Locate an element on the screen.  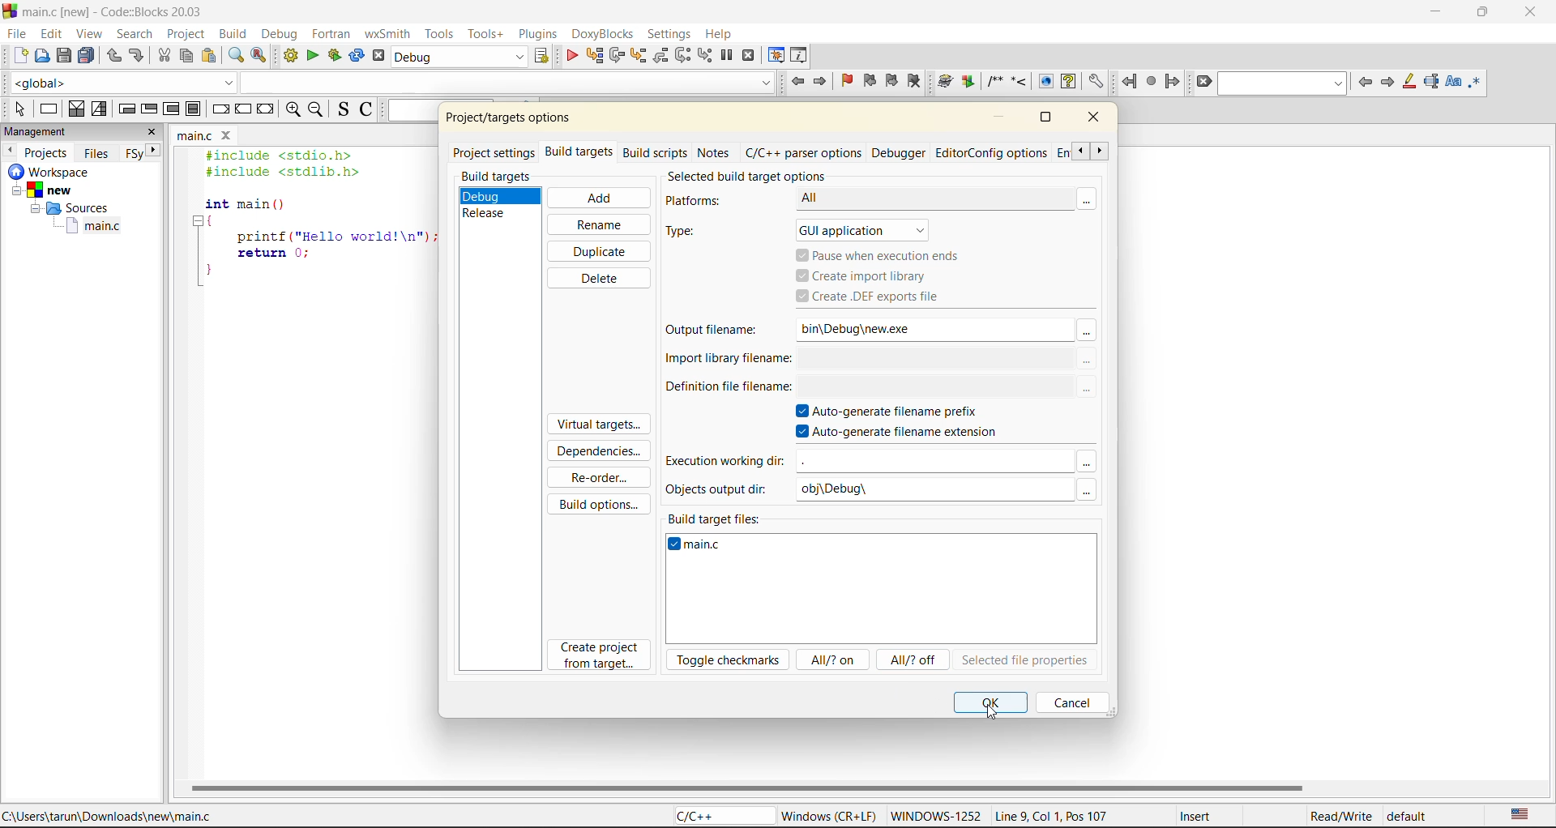
Run doxywizard is located at coordinates (945, 82).